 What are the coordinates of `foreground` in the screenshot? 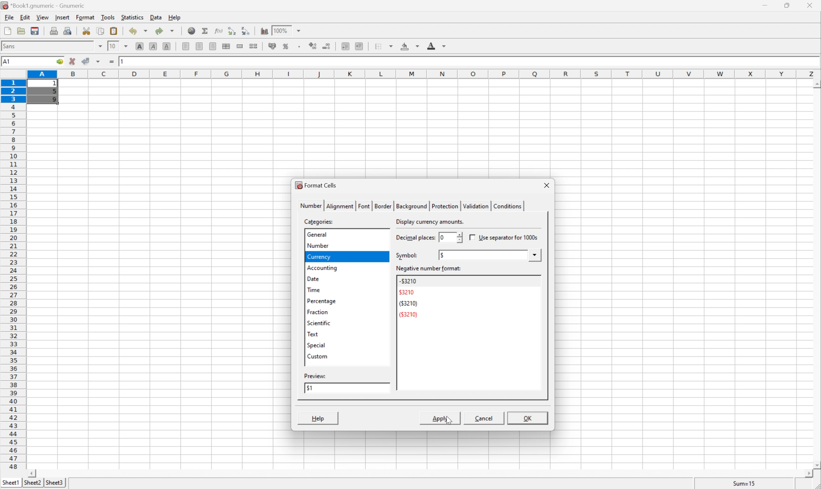 It's located at (436, 45).